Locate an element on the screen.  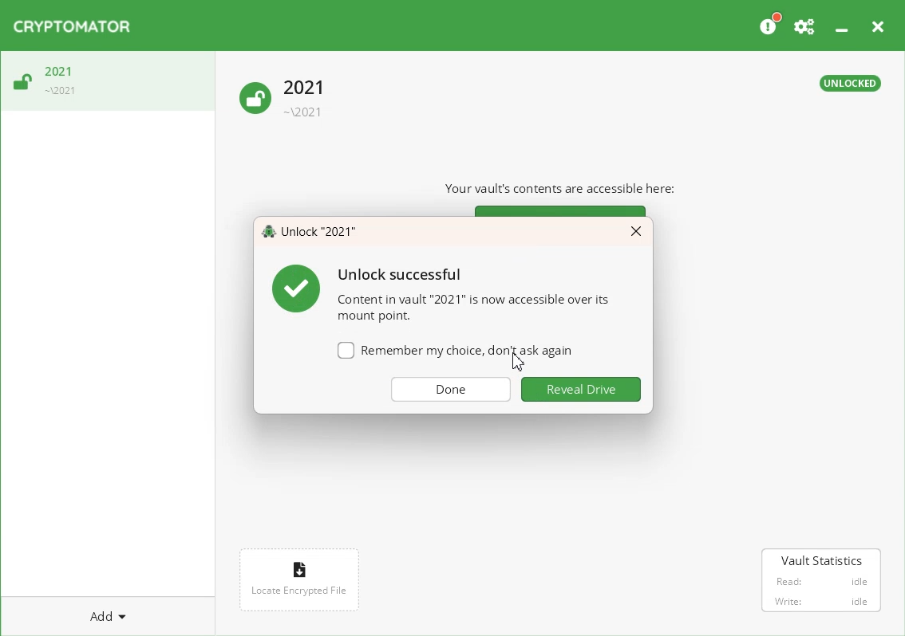
Unlock Vault is located at coordinates (108, 82).